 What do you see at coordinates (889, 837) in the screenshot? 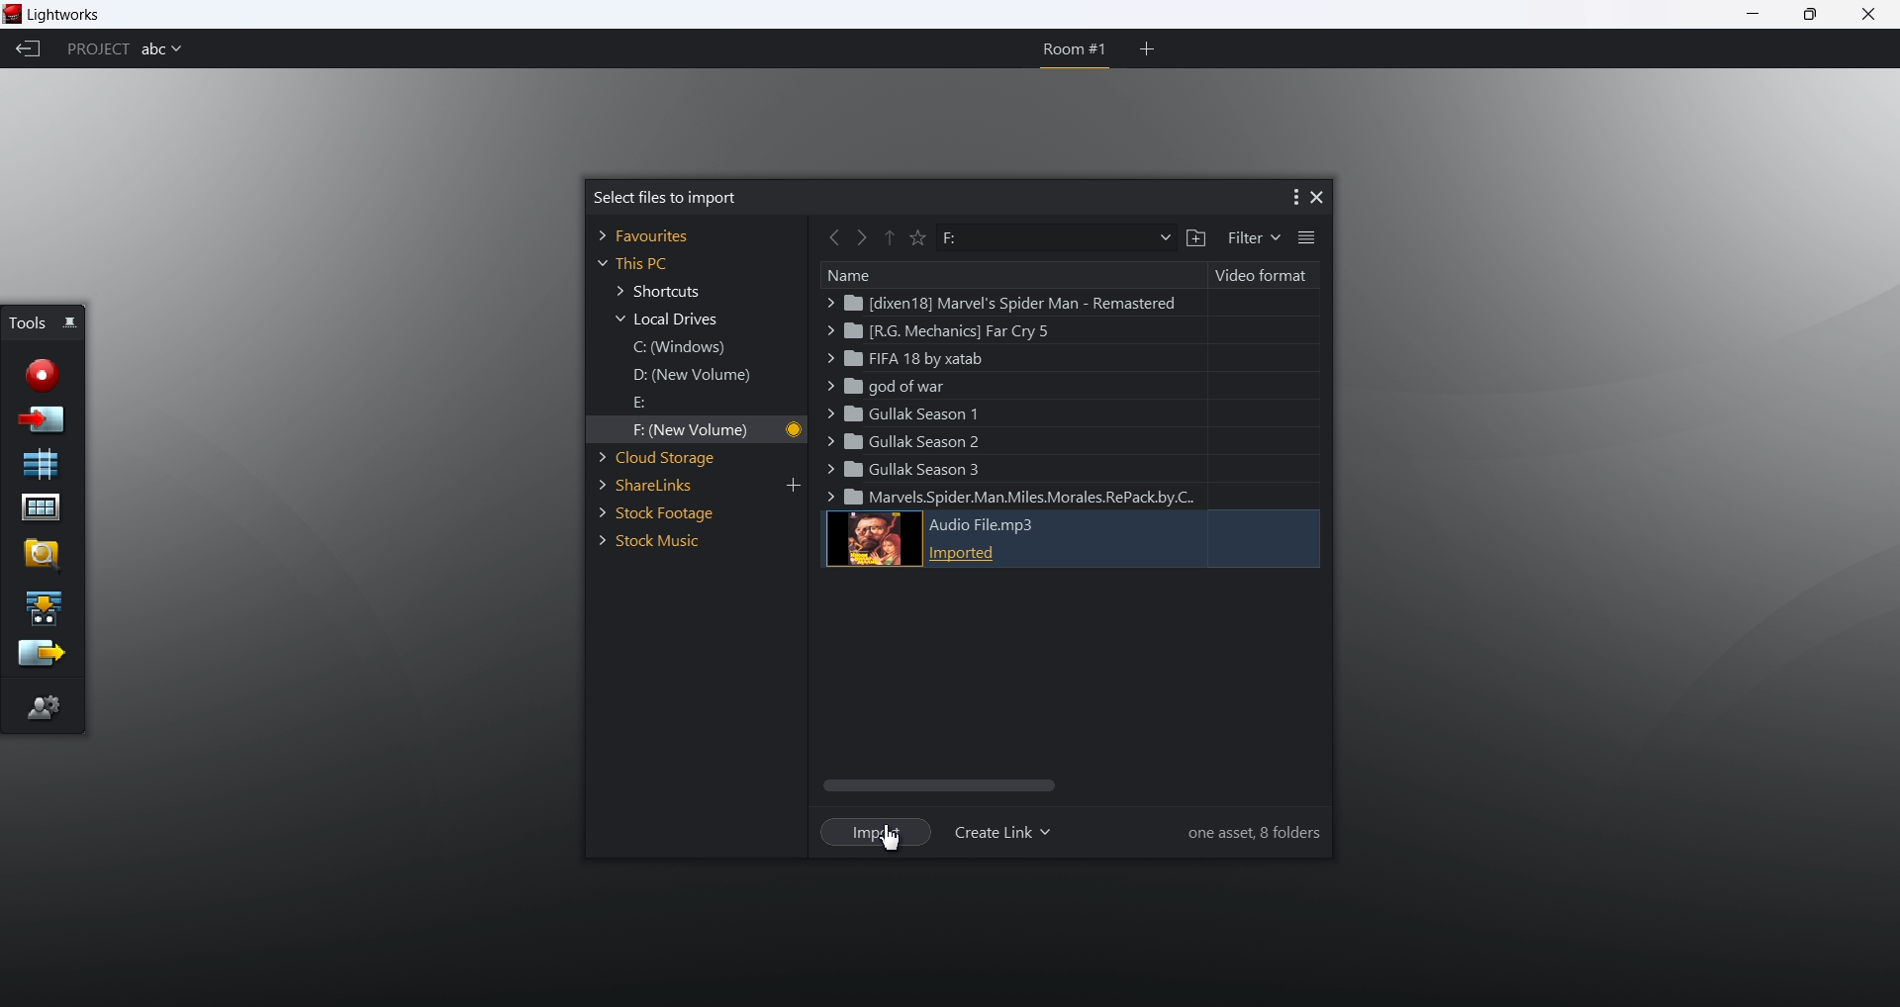
I see `cursor` at bounding box center [889, 837].